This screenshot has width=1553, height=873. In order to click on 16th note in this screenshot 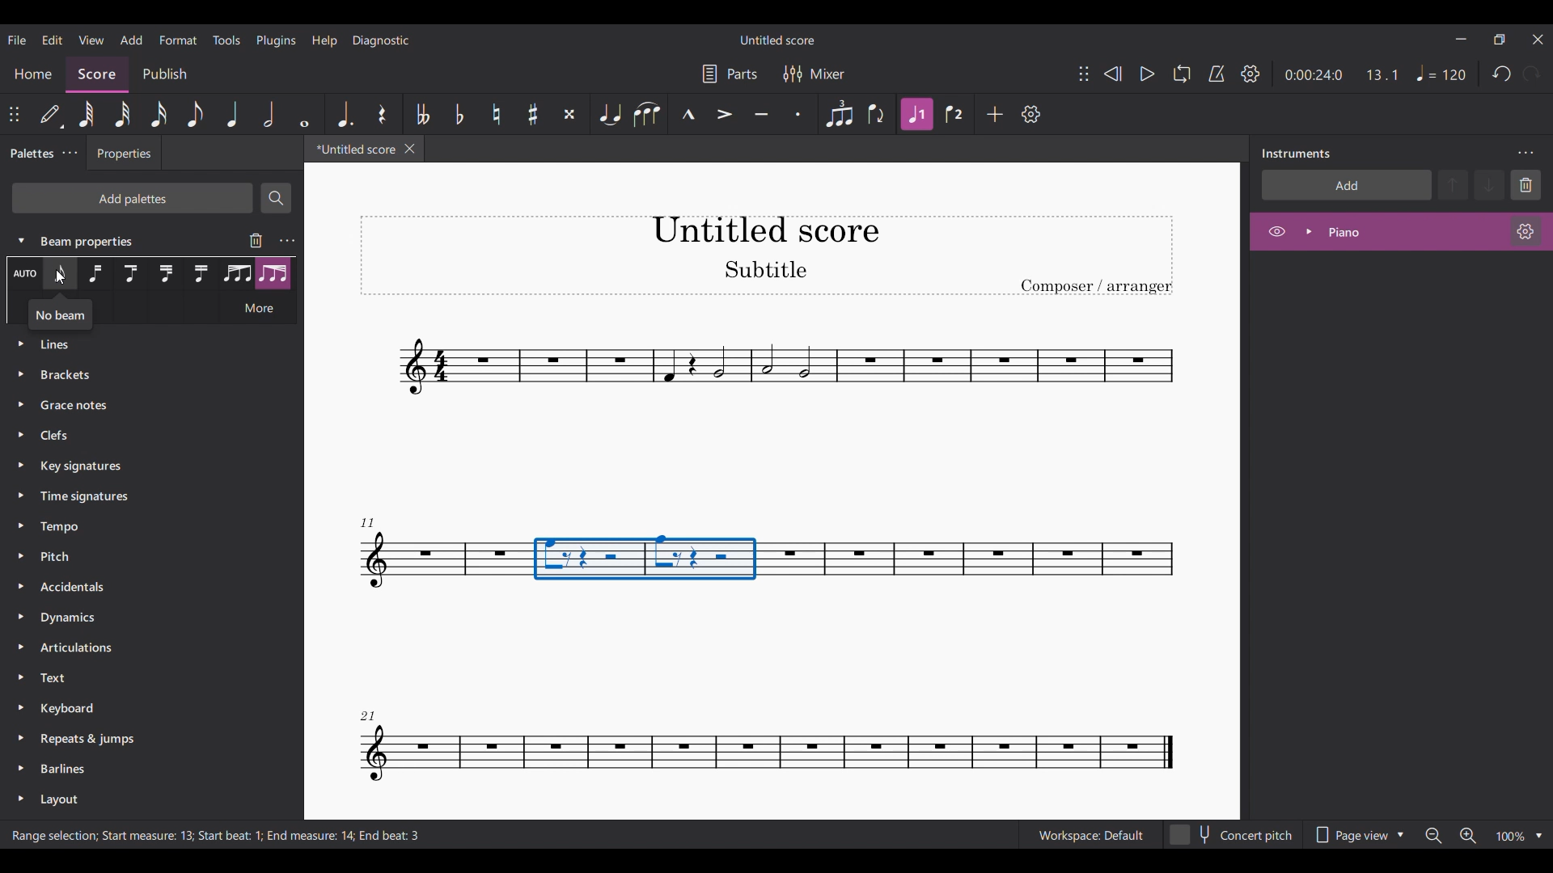, I will do `click(158, 114)`.